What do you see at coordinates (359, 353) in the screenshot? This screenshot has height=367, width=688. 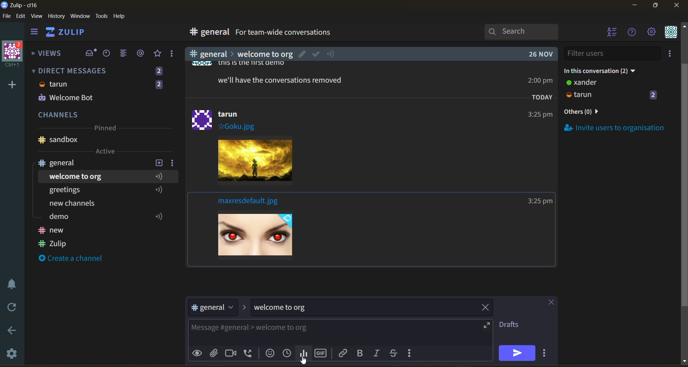 I see `bold` at bounding box center [359, 353].